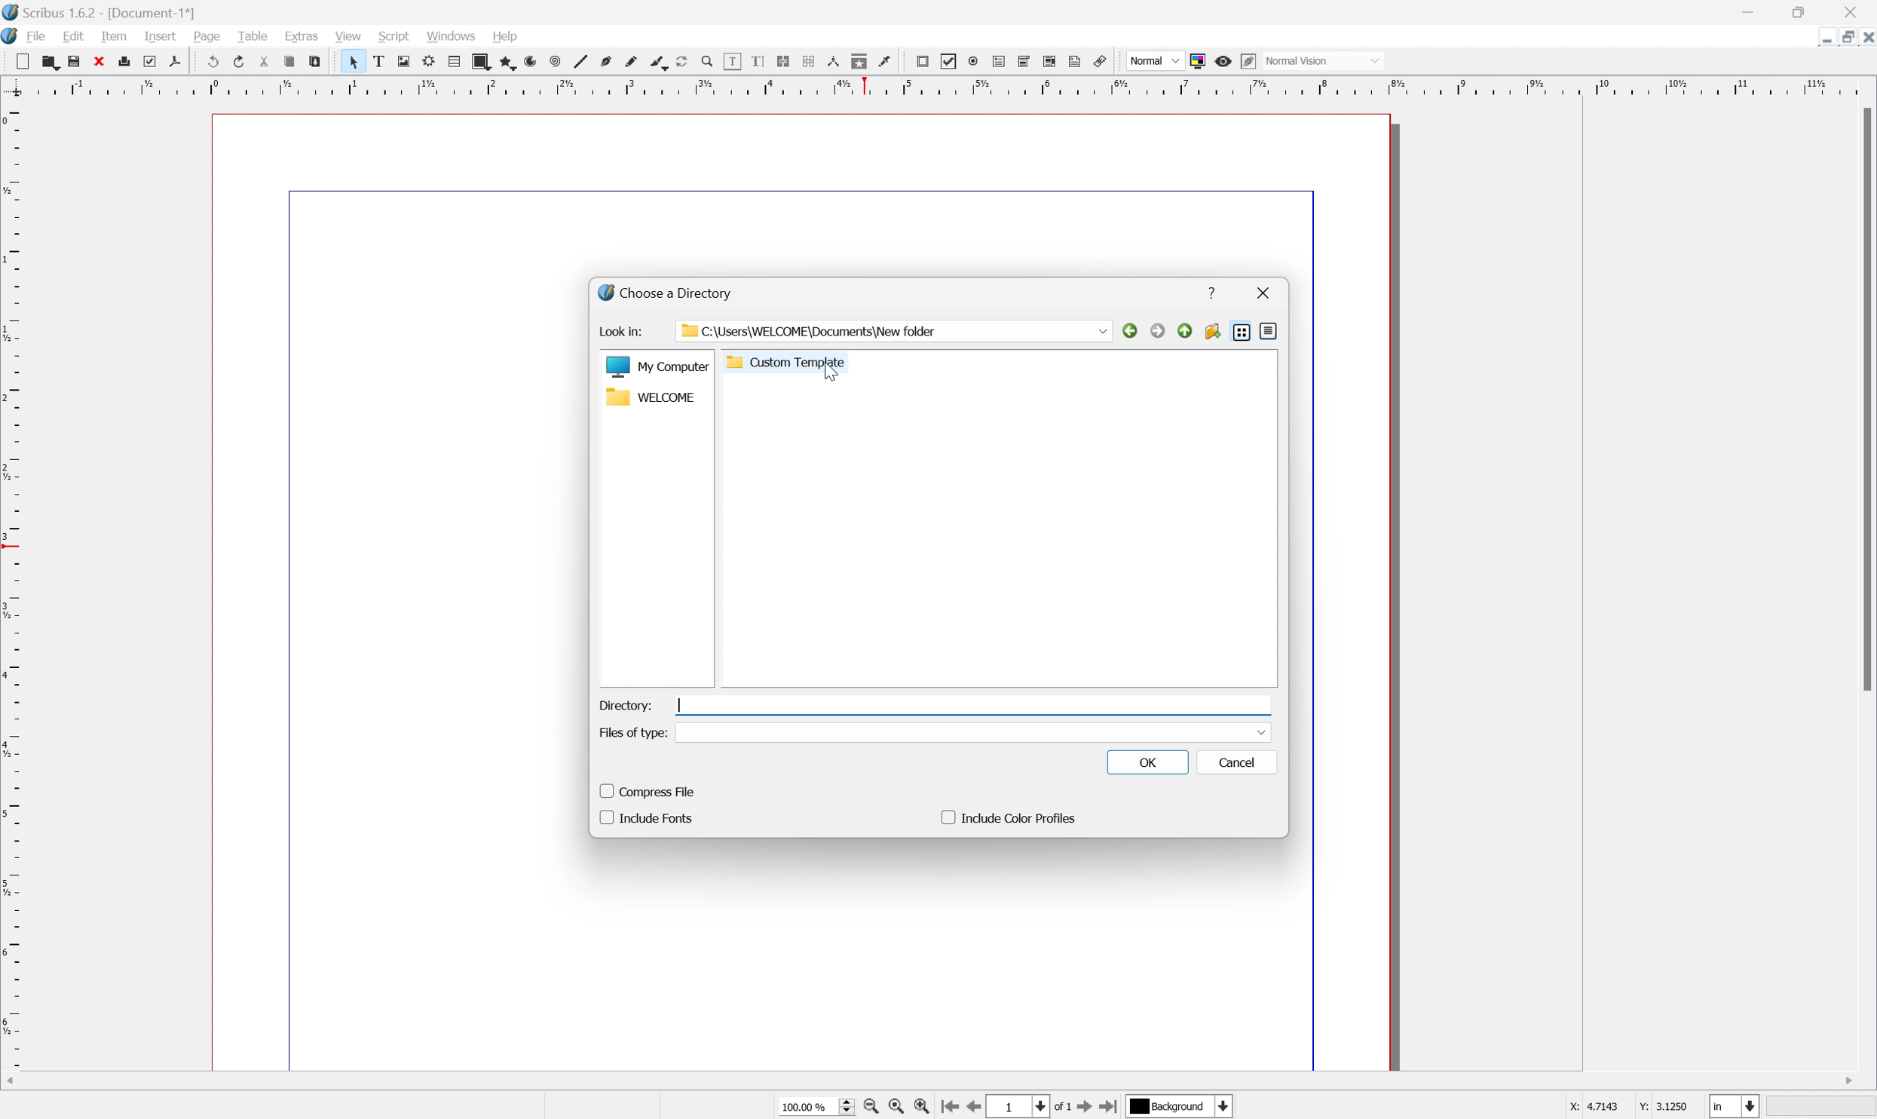 Image resolution: width=1877 pixels, height=1119 pixels. What do you see at coordinates (351, 35) in the screenshot?
I see `view` at bounding box center [351, 35].